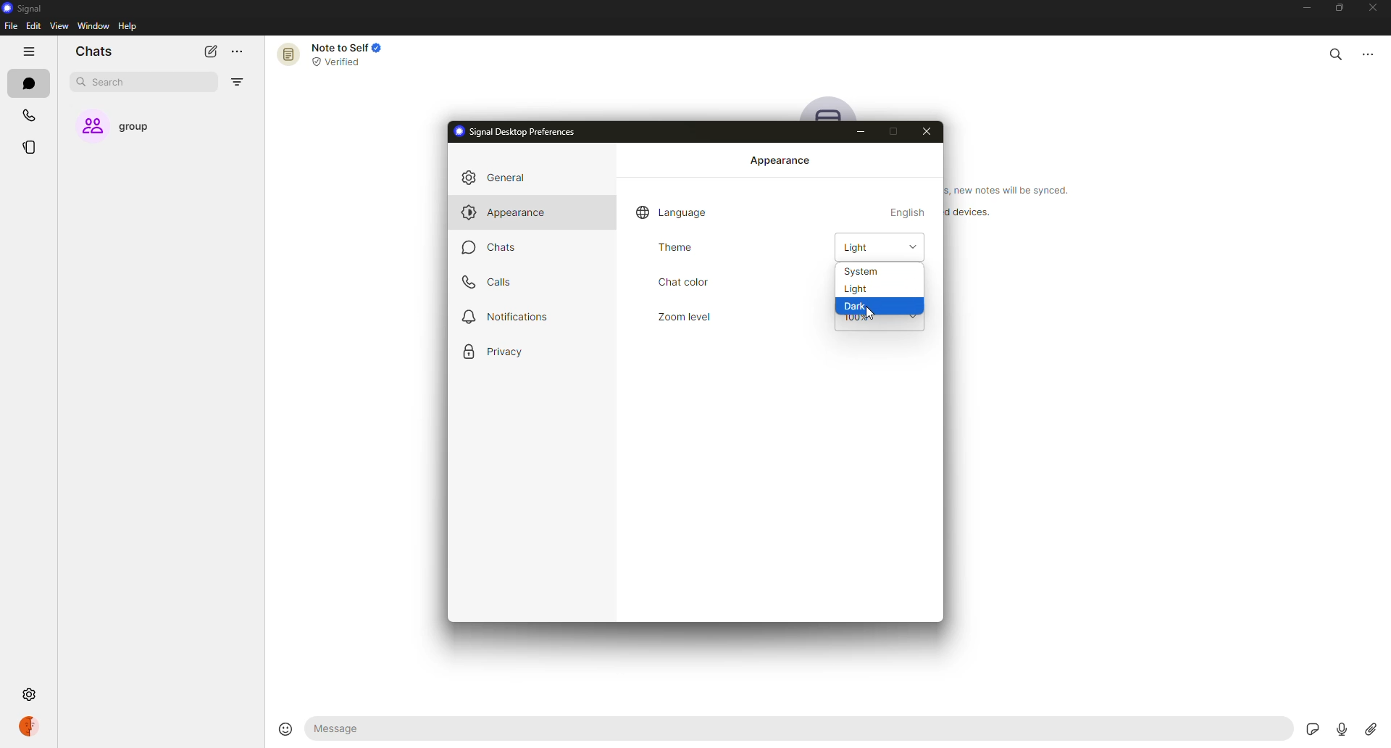 The height and width of the screenshot is (748, 1391). Describe the element at coordinates (22, 9) in the screenshot. I see `signal` at that location.